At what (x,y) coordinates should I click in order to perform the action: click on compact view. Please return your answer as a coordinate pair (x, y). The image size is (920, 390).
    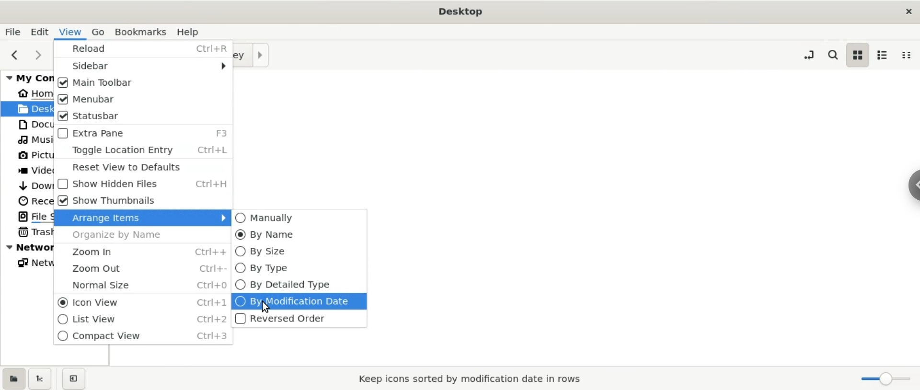
    Looking at the image, I should click on (907, 56).